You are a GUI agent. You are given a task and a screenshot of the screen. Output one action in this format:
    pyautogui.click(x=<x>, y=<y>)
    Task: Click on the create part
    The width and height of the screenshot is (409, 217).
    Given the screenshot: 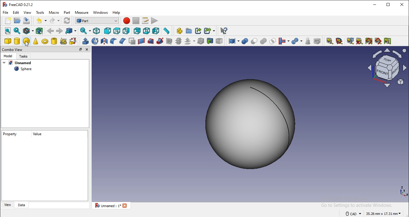 What is the action you would take?
    pyautogui.click(x=179, y=31)
    